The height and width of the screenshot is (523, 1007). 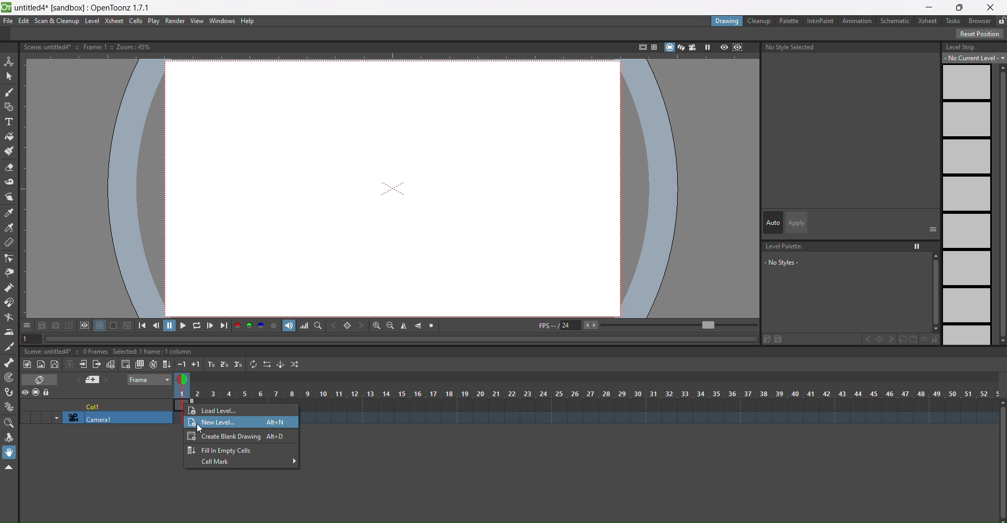 What do you see at coordinates (8, 108) in the screenshot?
I see `geometric tool` at bounding box center [8, 108].